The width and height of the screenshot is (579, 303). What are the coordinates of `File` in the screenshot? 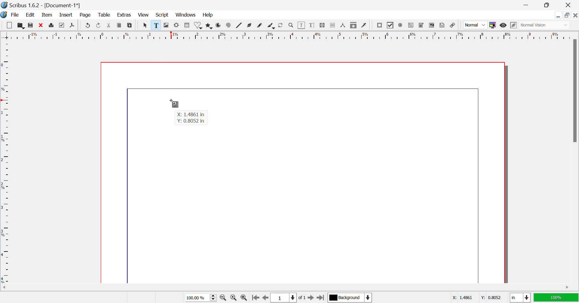 It's located at (15, 15).